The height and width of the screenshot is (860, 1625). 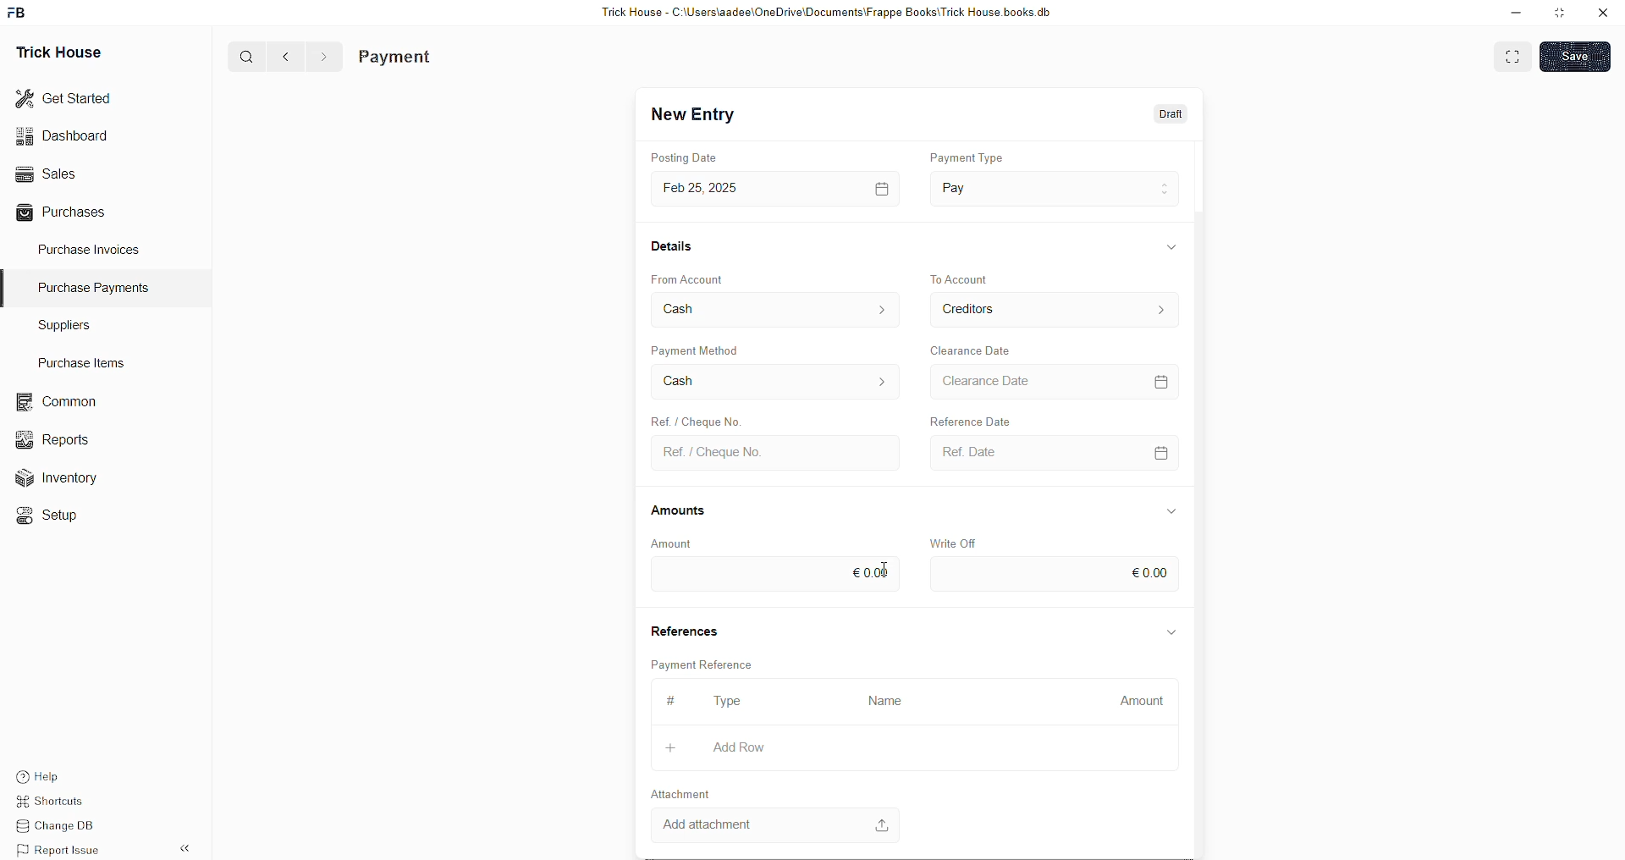 I want to click on Draft, so click(x=1172, y=115).